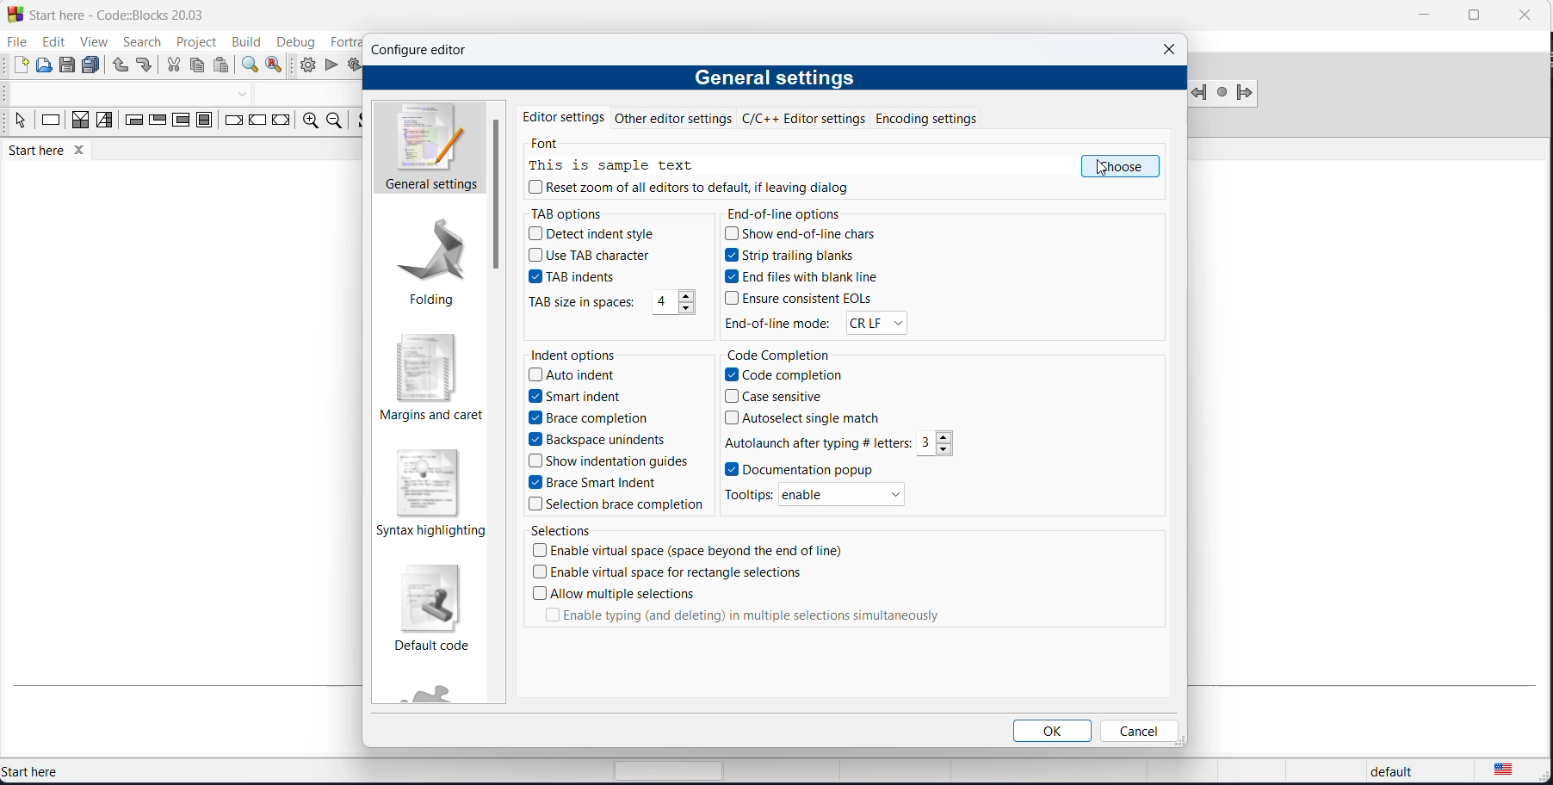 This screenshot has width=1553, height=785. Describe the element at coordinates (597, 440) in the screenshot. I see `backspace unindents` at that location.